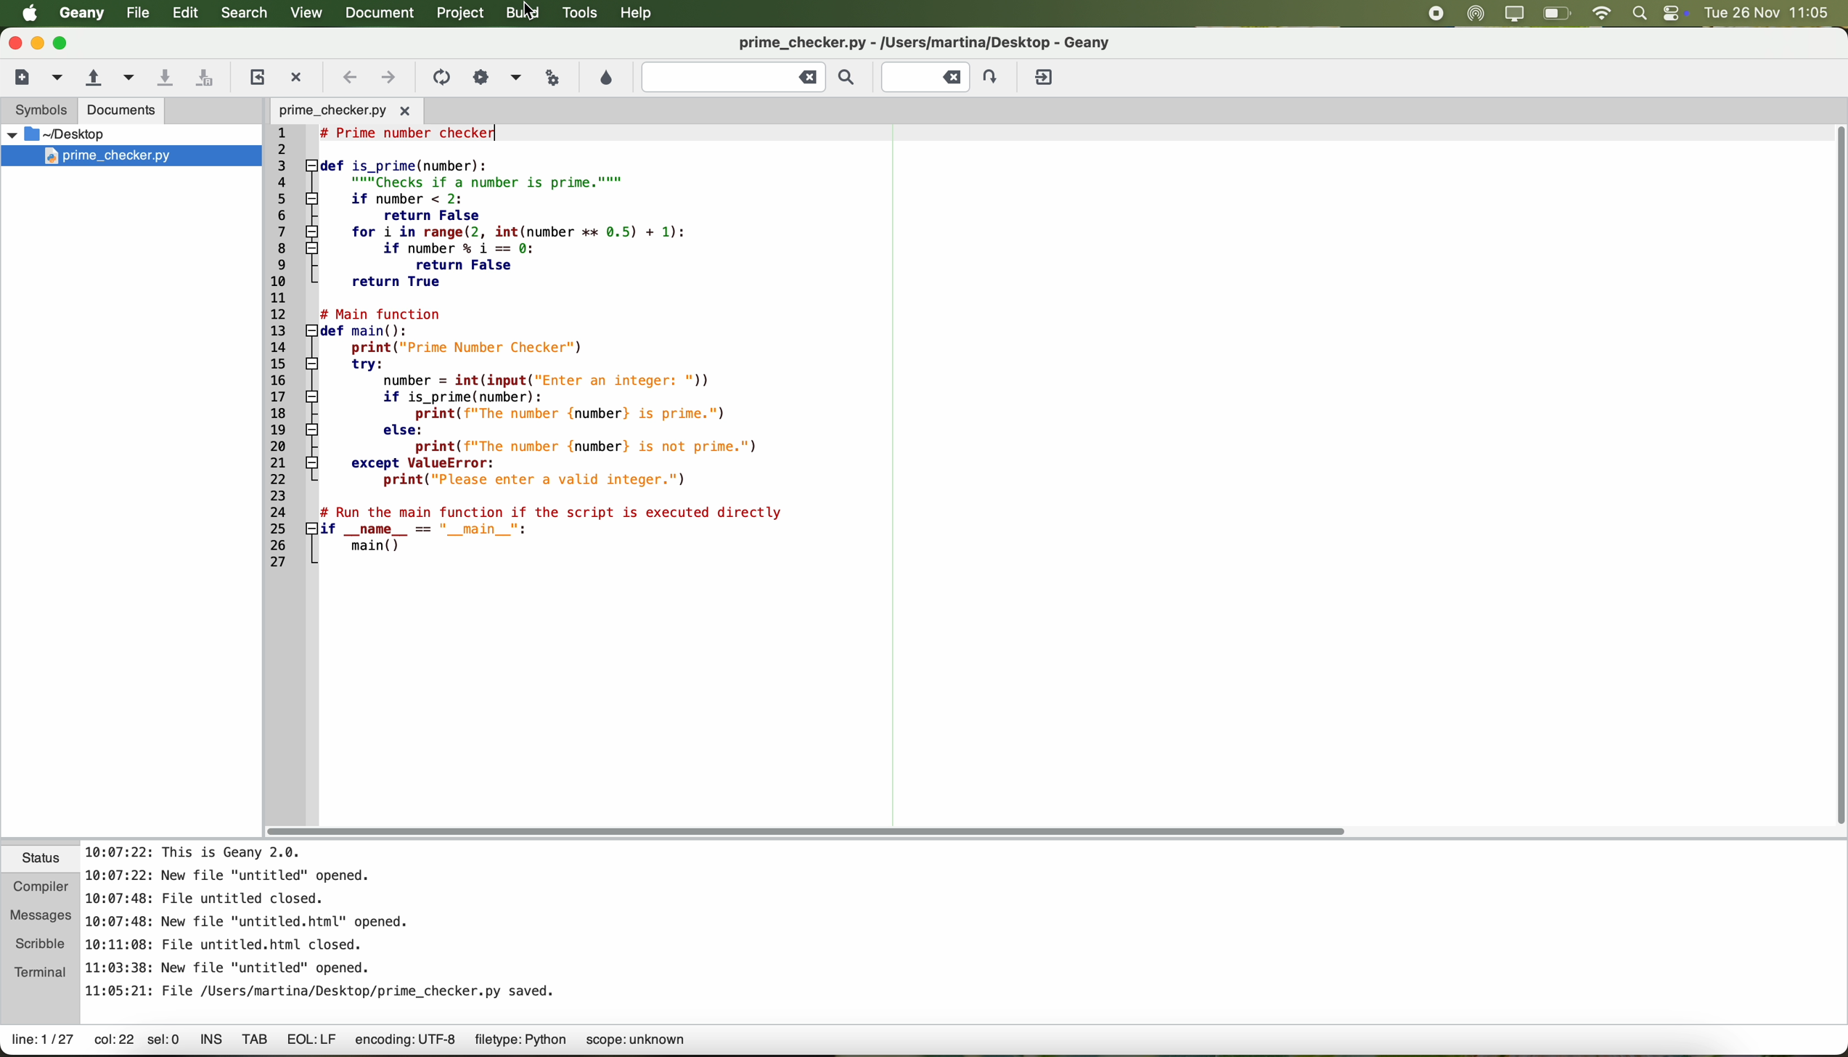 The height and width of the screenshot is (1057, 1848). Describe the element at coordinates (538, 351) in the screenshot. I see `prime number checker code` at that location.